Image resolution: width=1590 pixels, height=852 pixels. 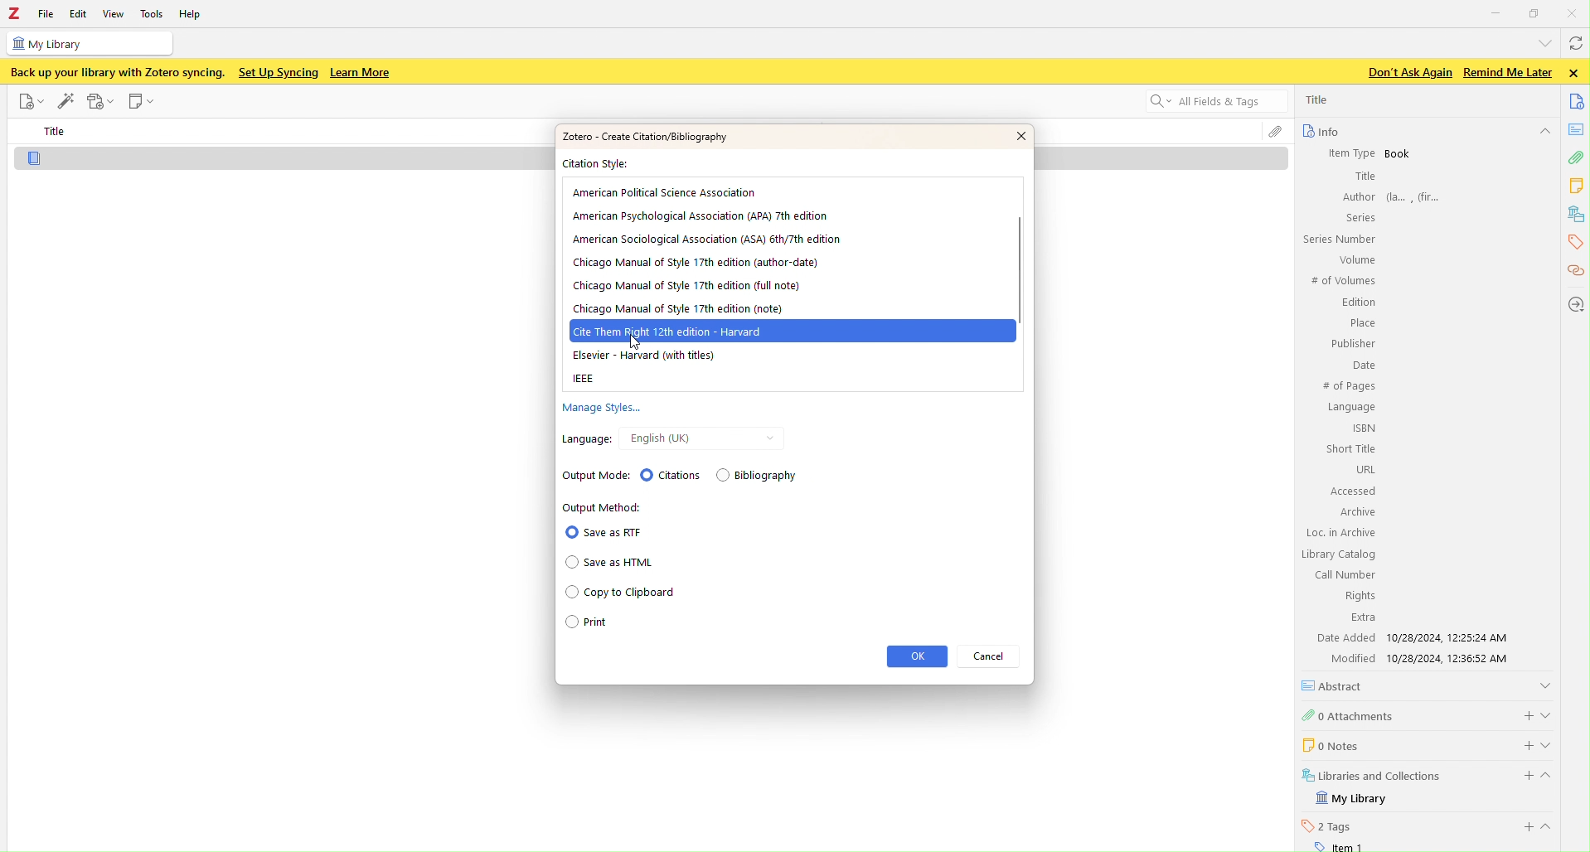 I want to click on cancel, so click(x=992, y=656).